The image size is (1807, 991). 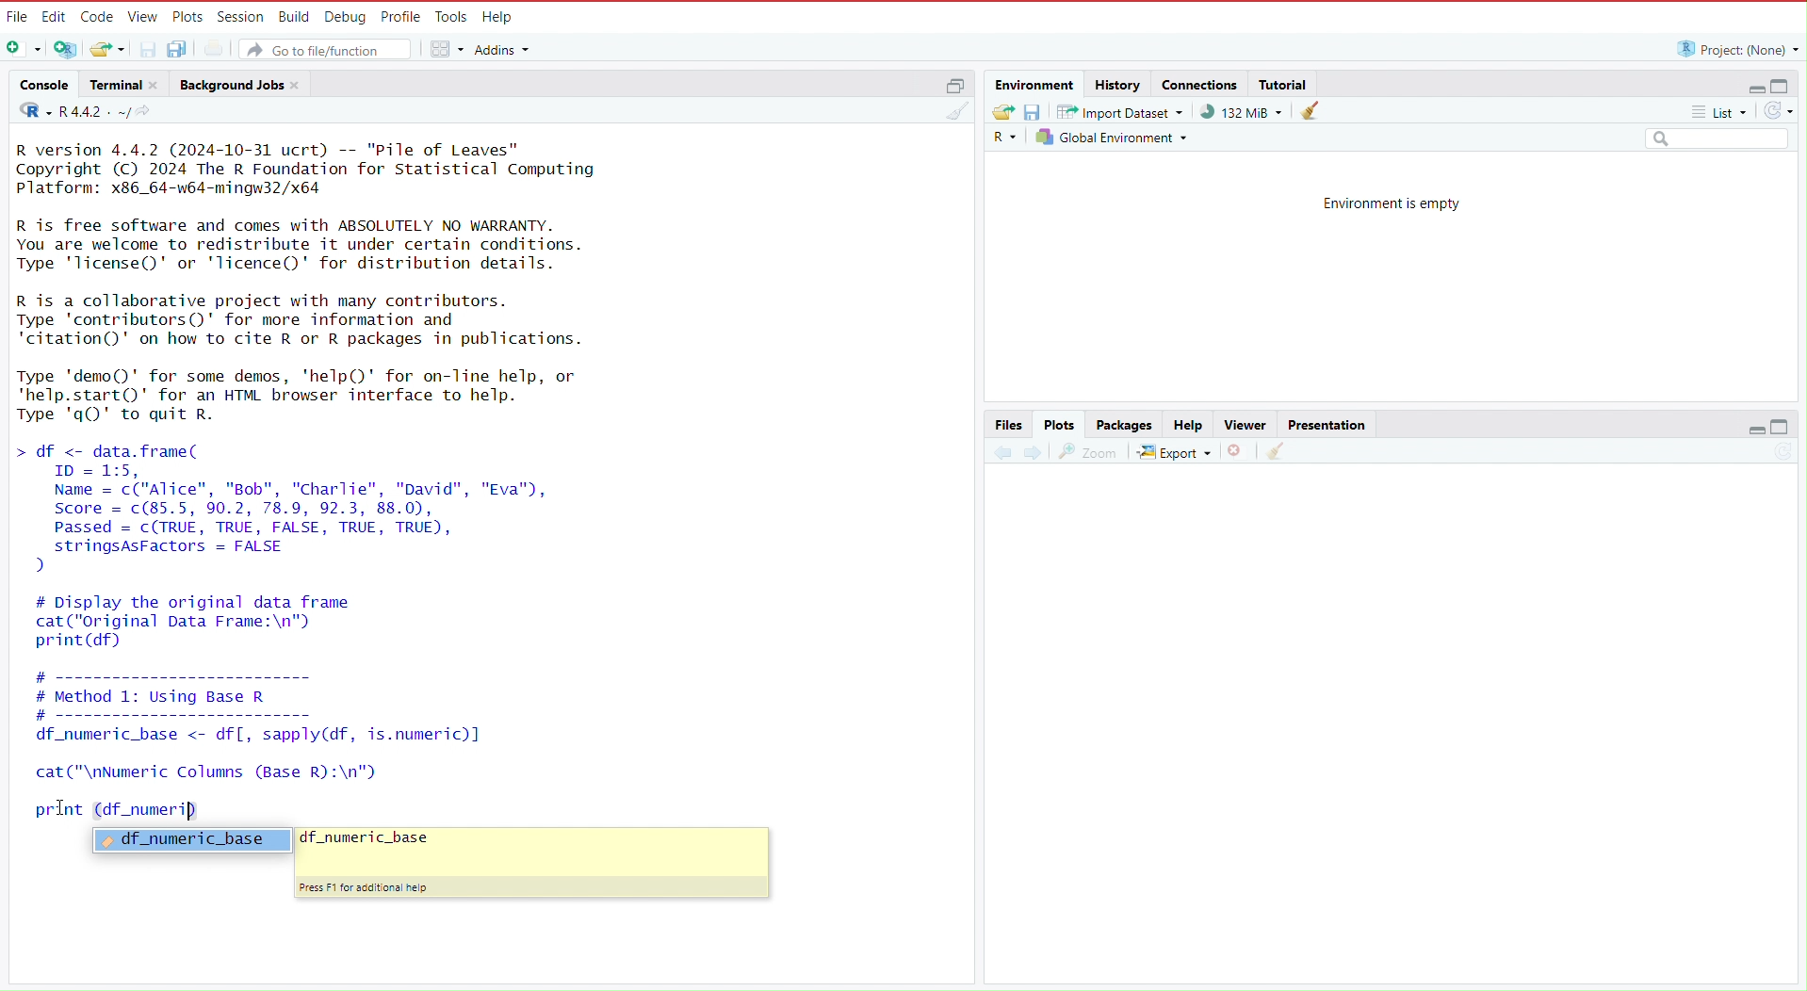 What do you see at coordinates (1187, 423) in the screenshot?
I see `Help` at bounding box center [1187, 423].